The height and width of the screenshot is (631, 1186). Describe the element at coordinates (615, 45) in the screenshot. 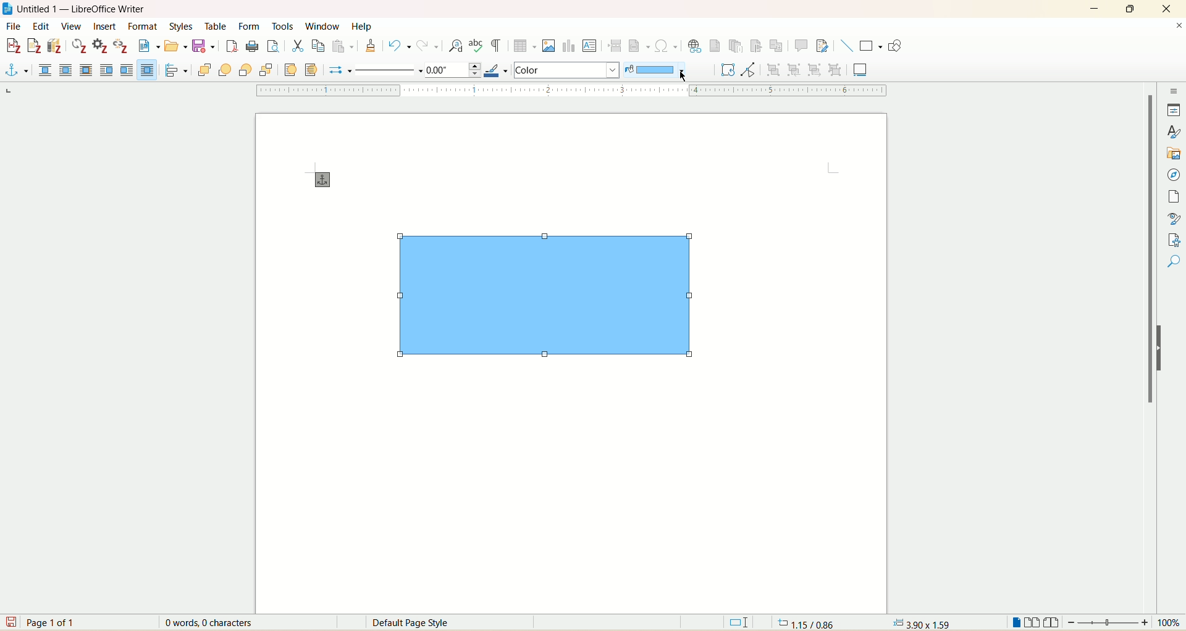

I see `insert page break` at that location.